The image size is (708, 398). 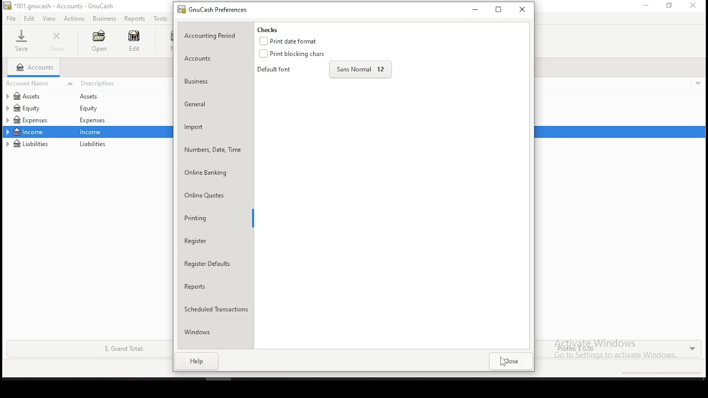 What do you see at coordinates (11, 19) in the screenshot?
I see `file` at bounding box center [11, 19].